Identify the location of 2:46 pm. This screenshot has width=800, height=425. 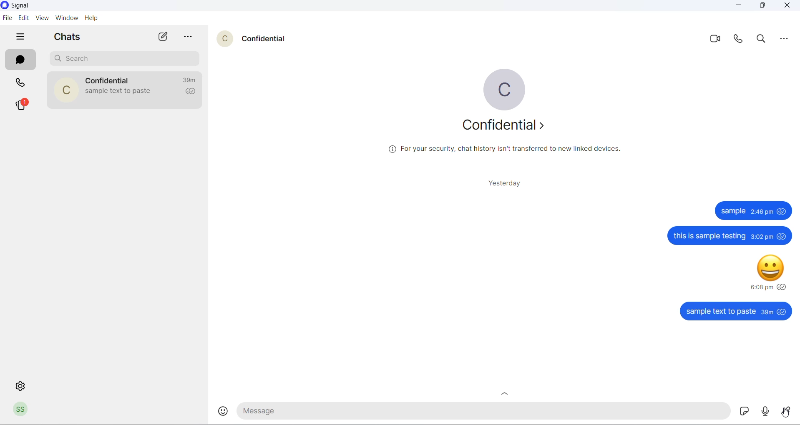
(763, 212).